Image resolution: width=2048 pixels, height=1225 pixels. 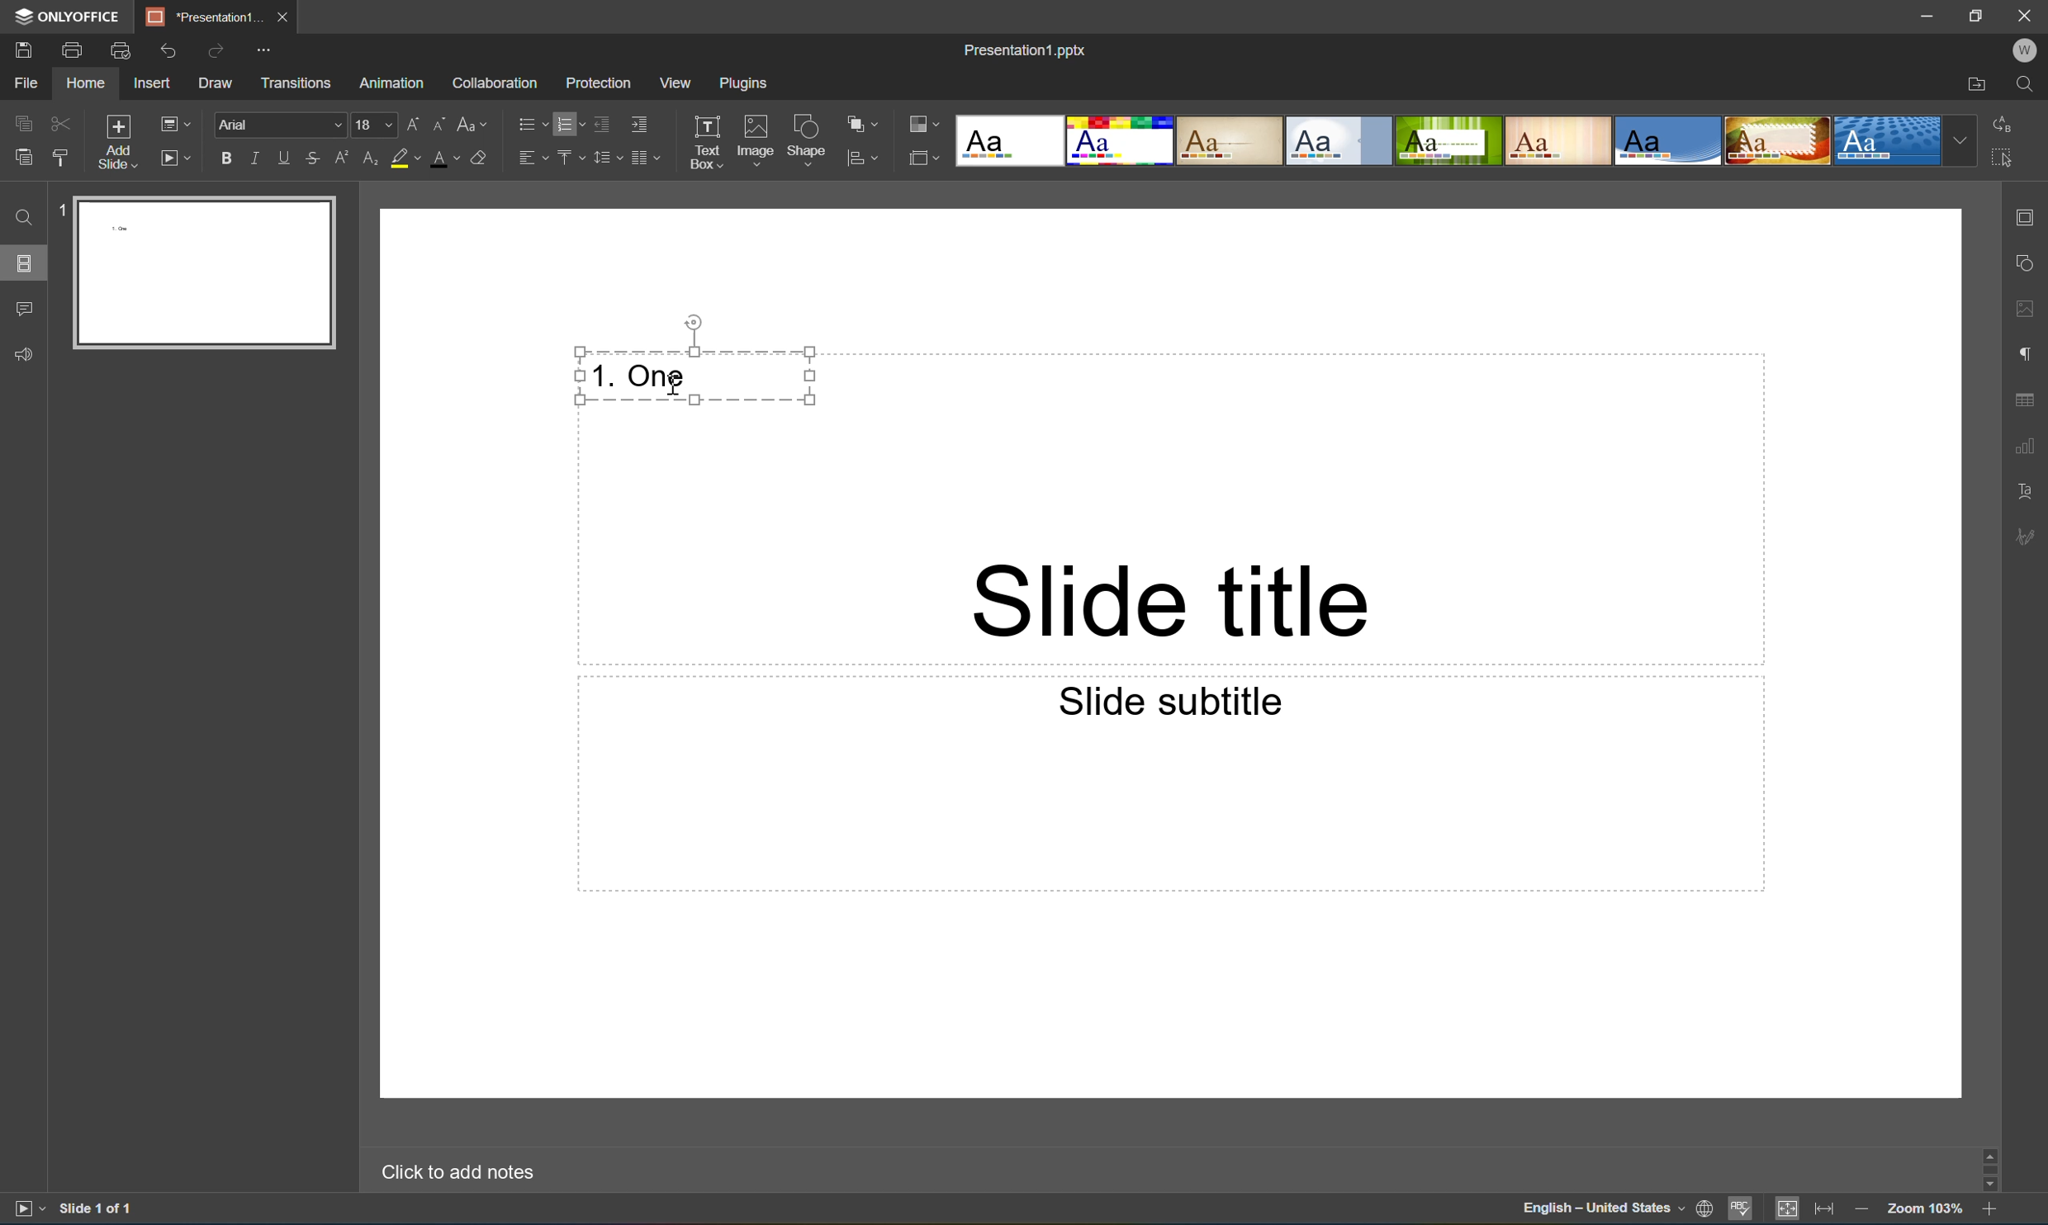 I want to click on Shape settings, so click(x=2030, y=263).